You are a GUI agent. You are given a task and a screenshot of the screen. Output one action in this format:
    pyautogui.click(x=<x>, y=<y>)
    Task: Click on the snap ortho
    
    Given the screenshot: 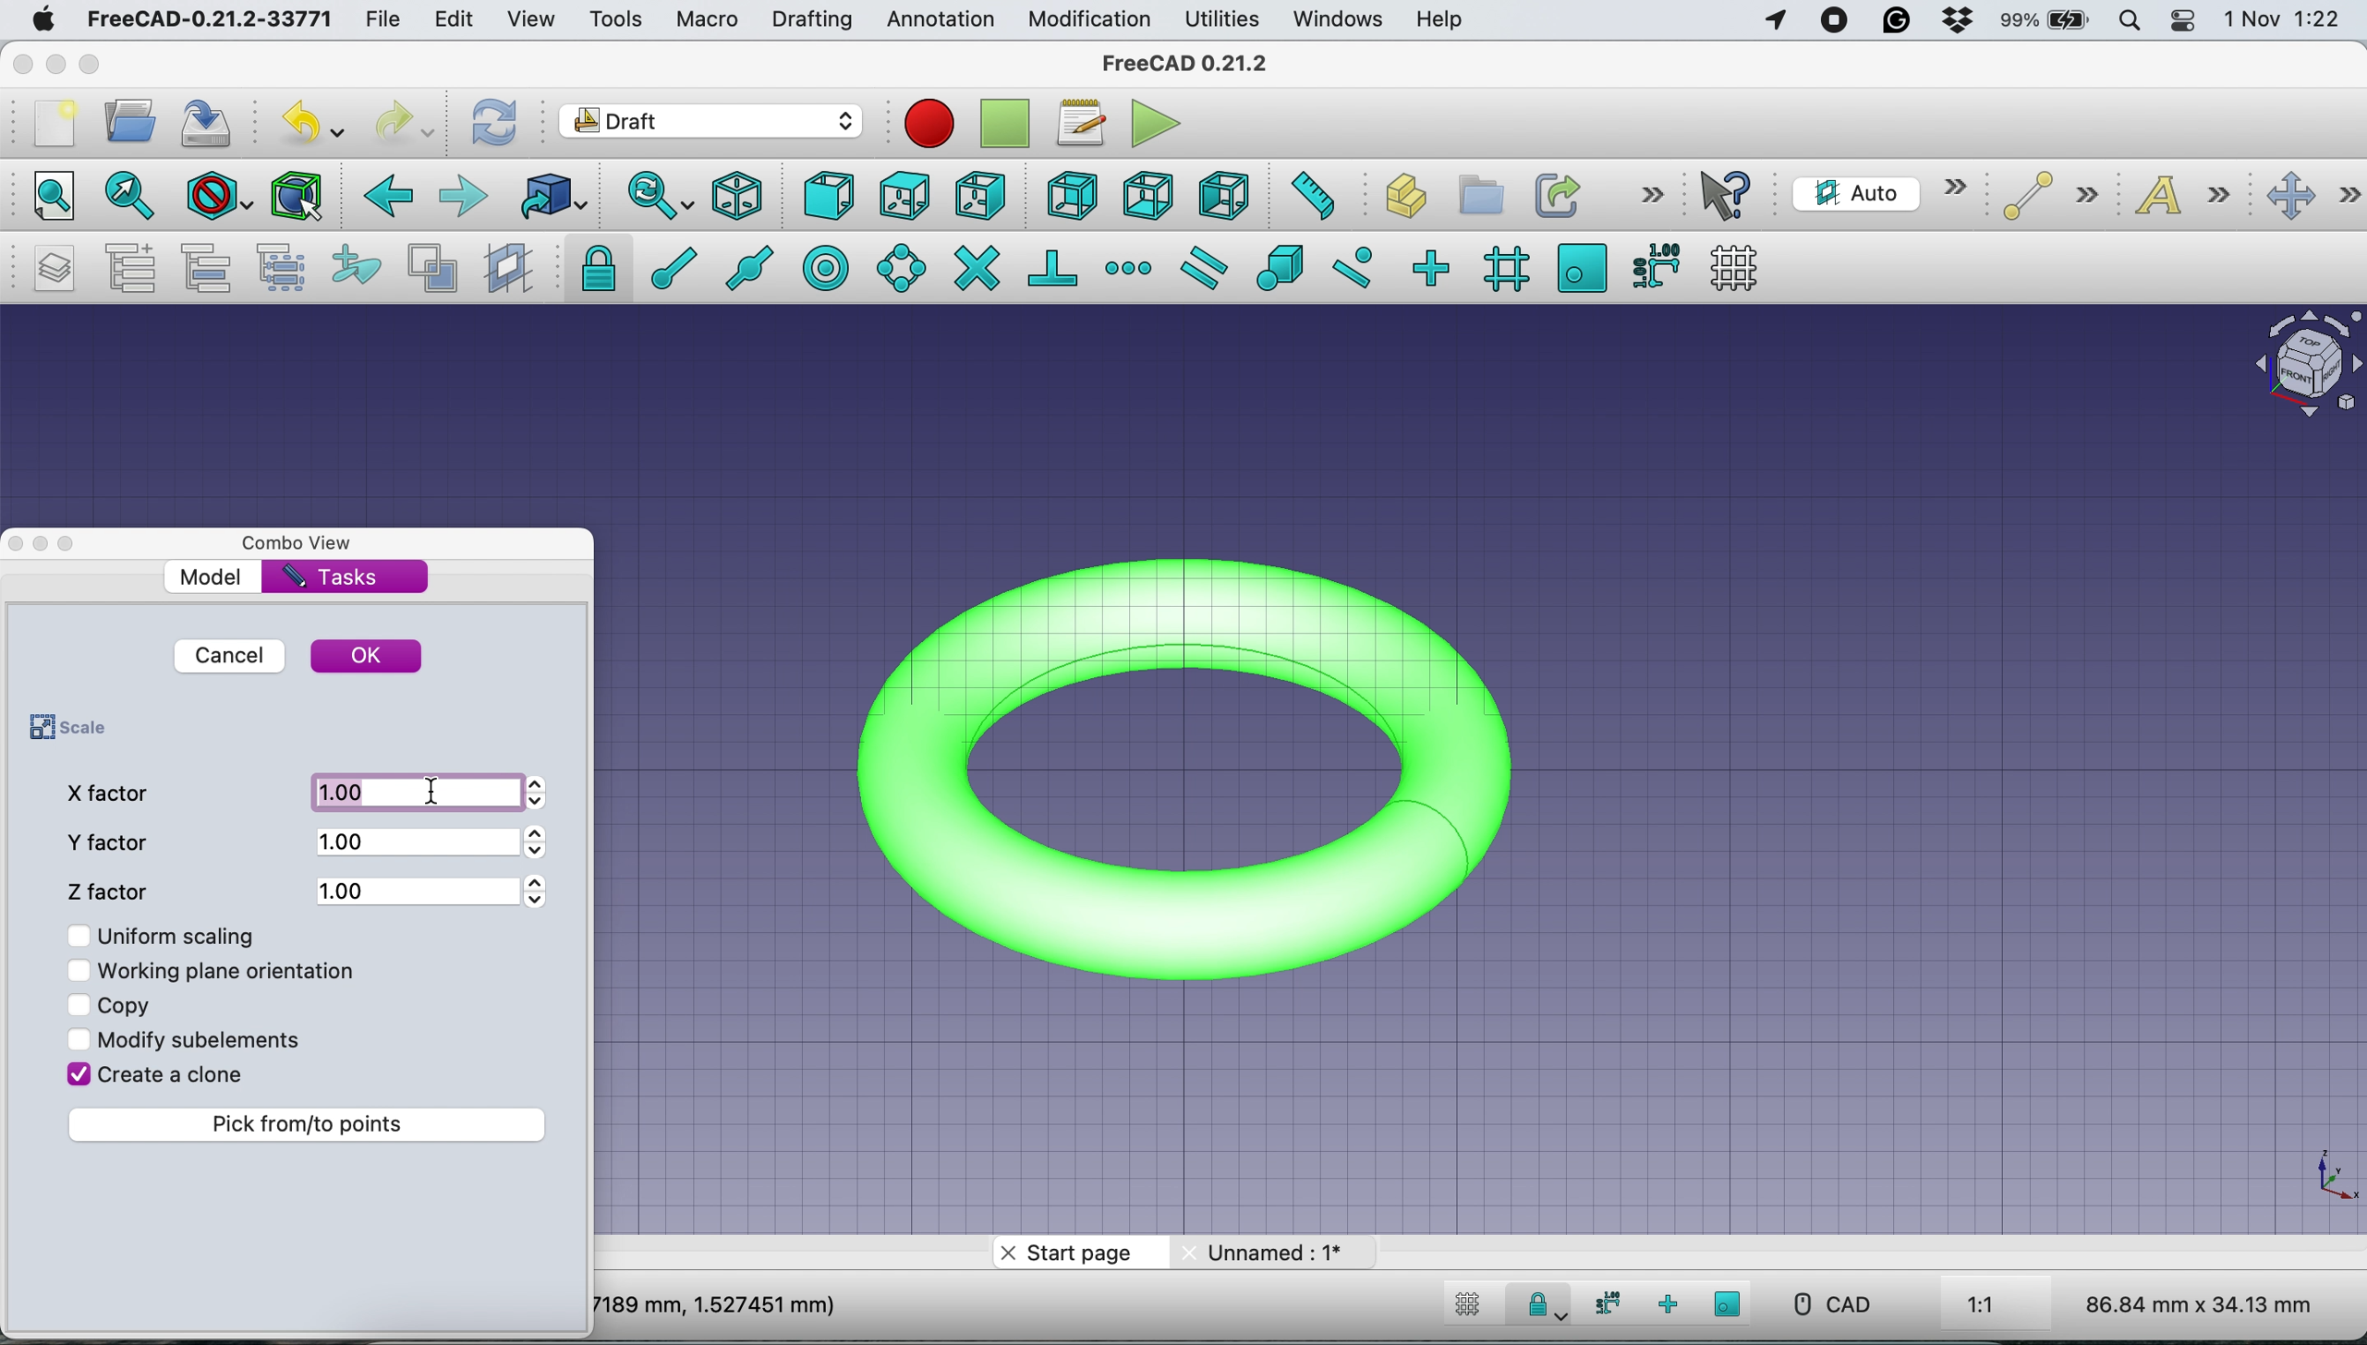 What is the action you would take?
    pyautogui.click(x=1436, y=266)
    